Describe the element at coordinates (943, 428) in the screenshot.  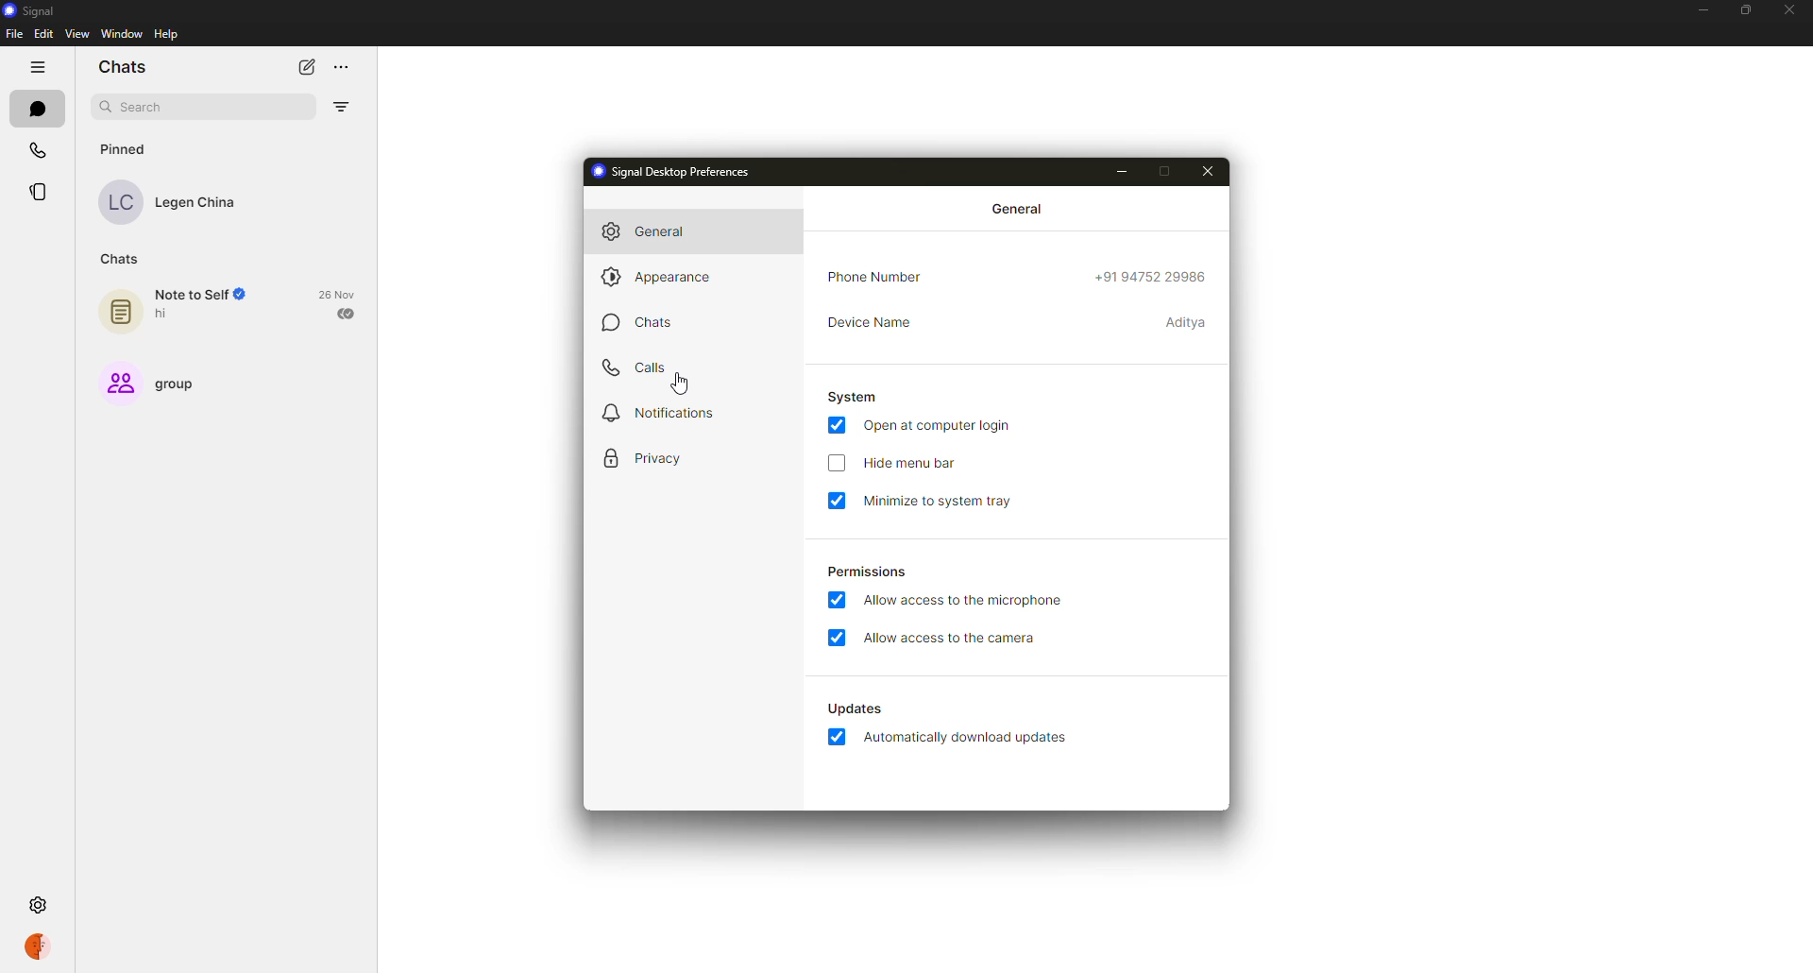
I see `open at login` at that location.